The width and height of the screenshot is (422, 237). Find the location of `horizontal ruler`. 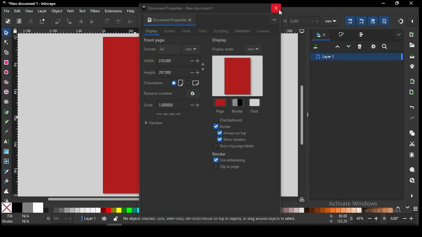

horizontal ruler is located at coordinates (78, 32).